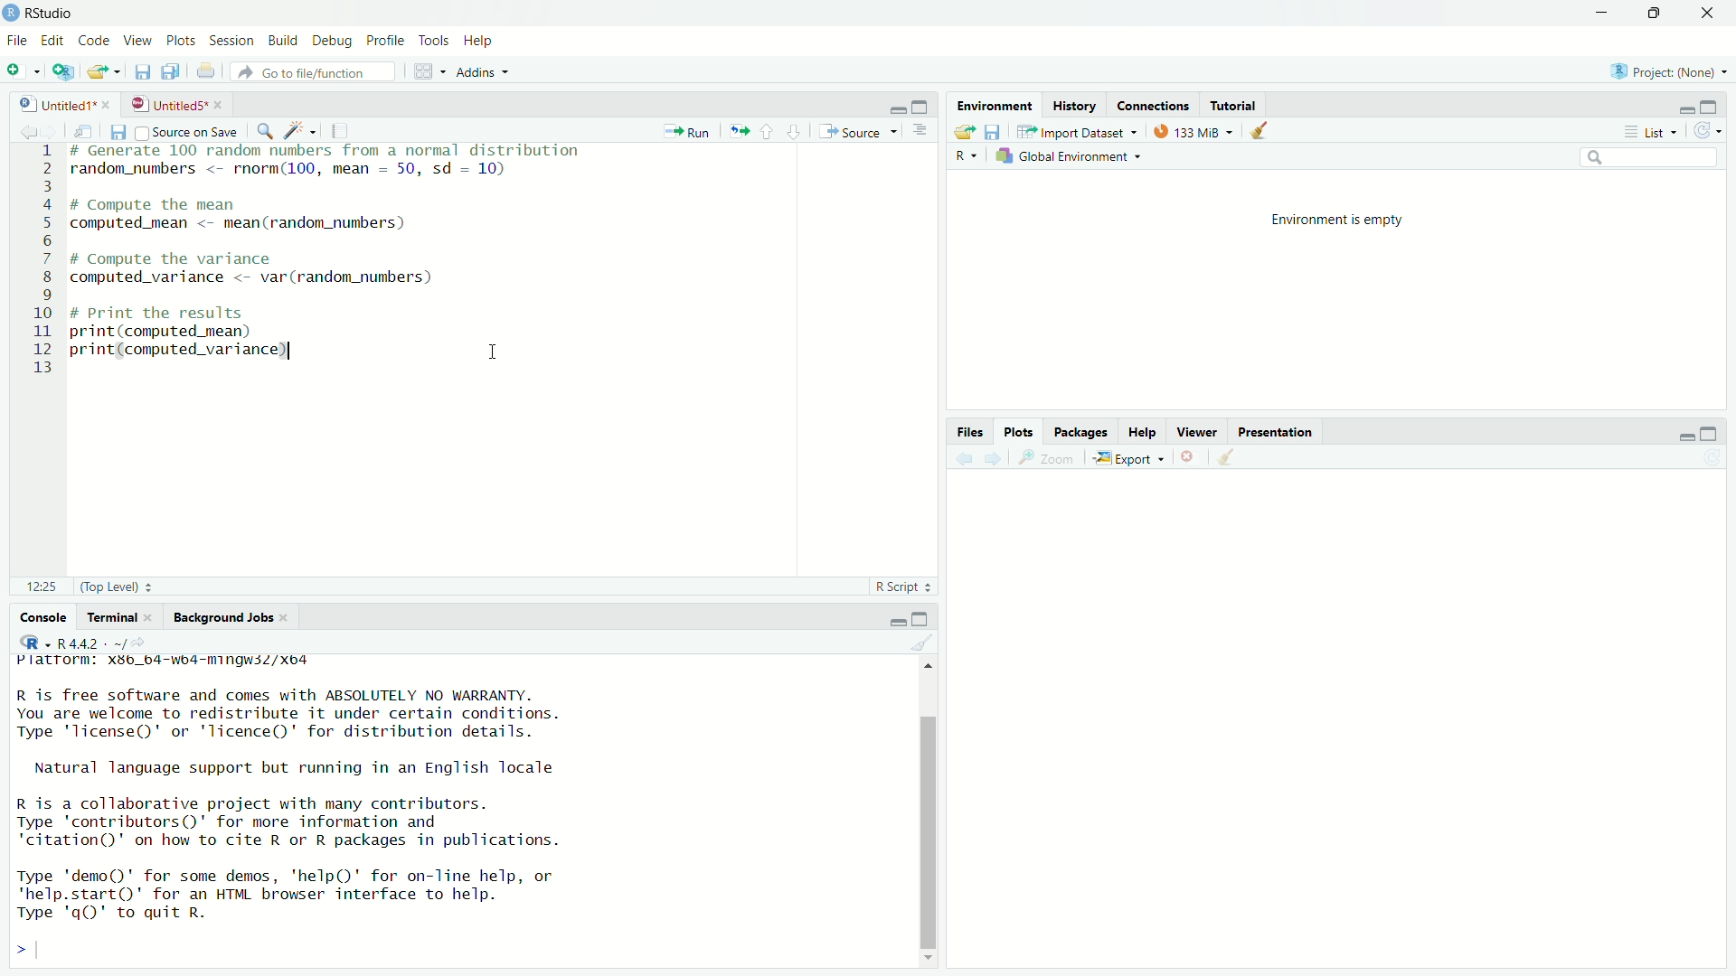  Describe the element at coordinates (282, 711) in the screenshot. I see `R is free software and comes with ABSOLUTELY NO WARRANTY.
You are welcome to redistribute it under certain conditions.
Type "license" or 'licence()' for distribution details.` at that location.